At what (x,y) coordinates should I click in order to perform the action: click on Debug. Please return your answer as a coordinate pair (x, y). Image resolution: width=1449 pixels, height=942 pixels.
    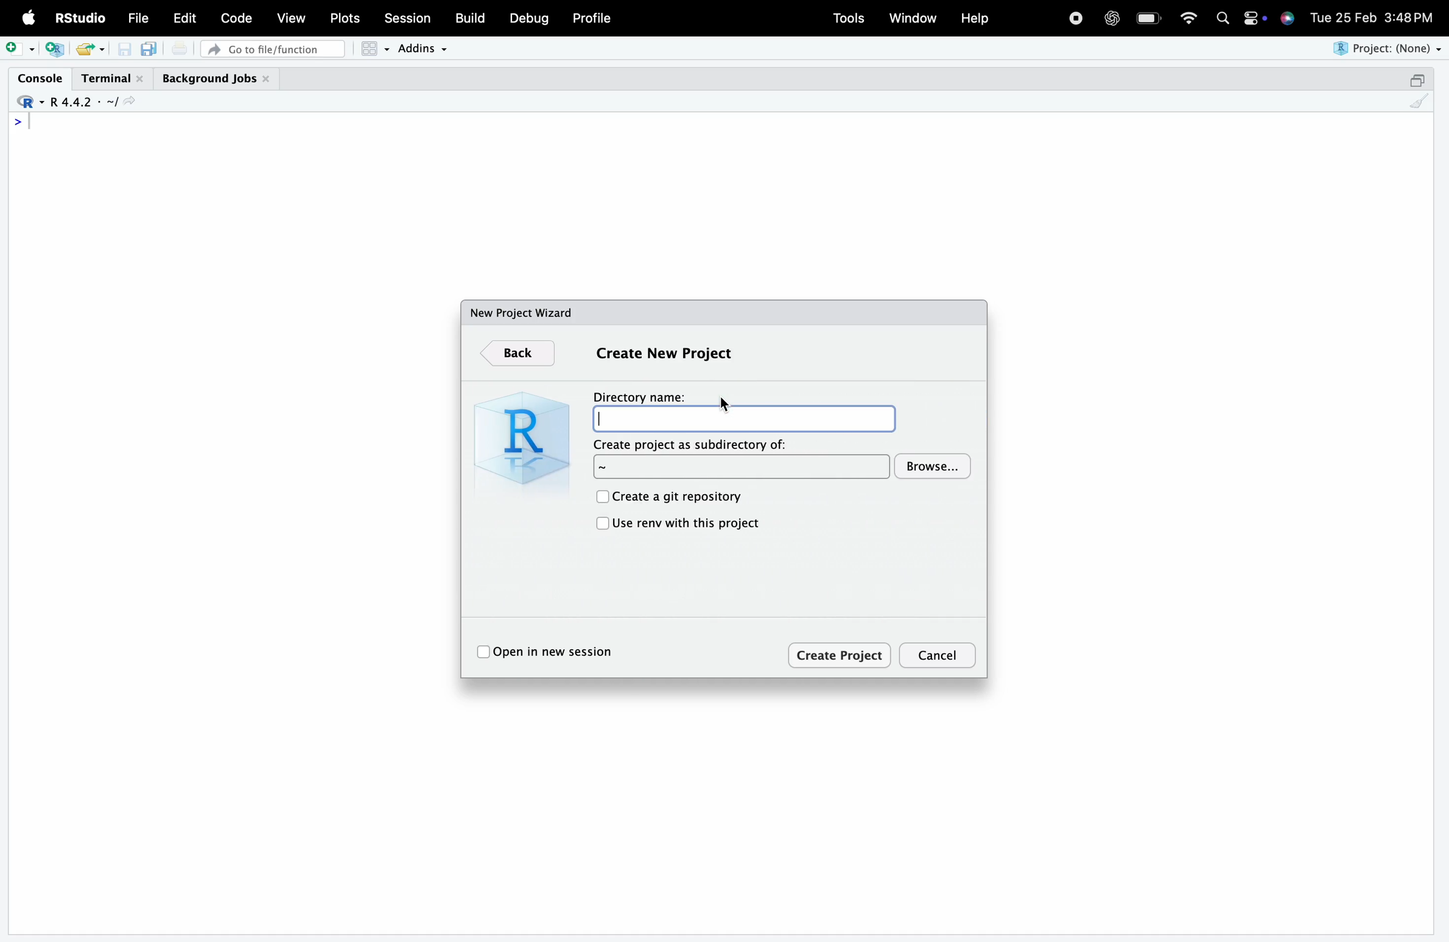
    Looking at the image, I should click on (530, 18).